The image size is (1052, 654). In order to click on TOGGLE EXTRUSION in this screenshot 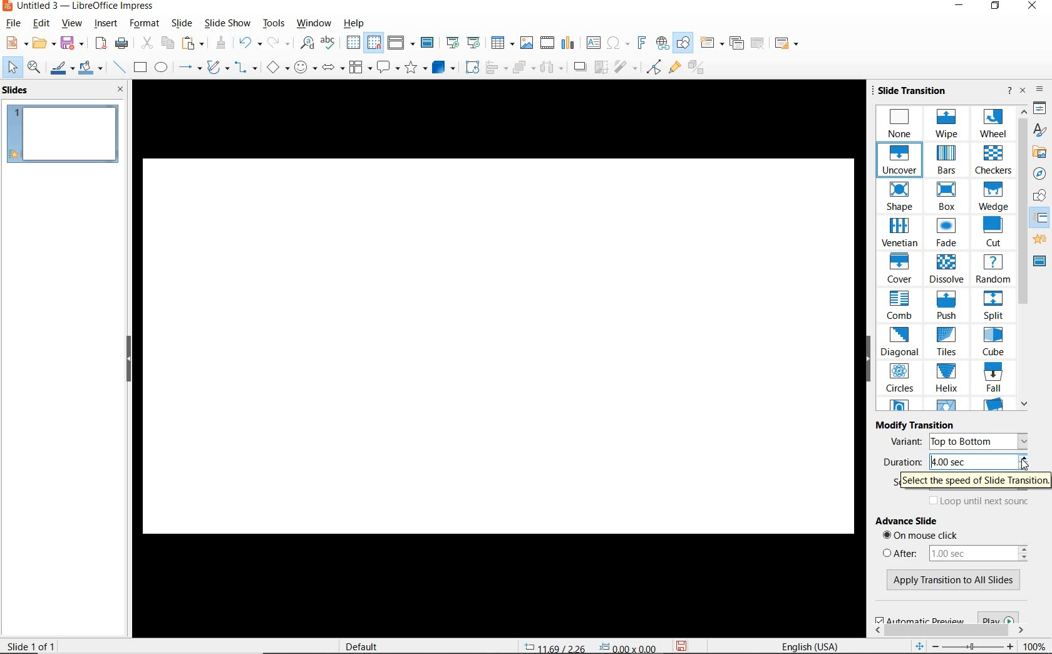, I will do `click(699, 69)`.